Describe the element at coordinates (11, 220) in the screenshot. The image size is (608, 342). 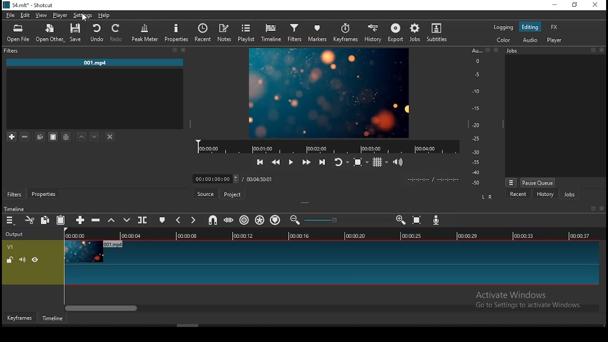
I see `timeline menu` at that location.